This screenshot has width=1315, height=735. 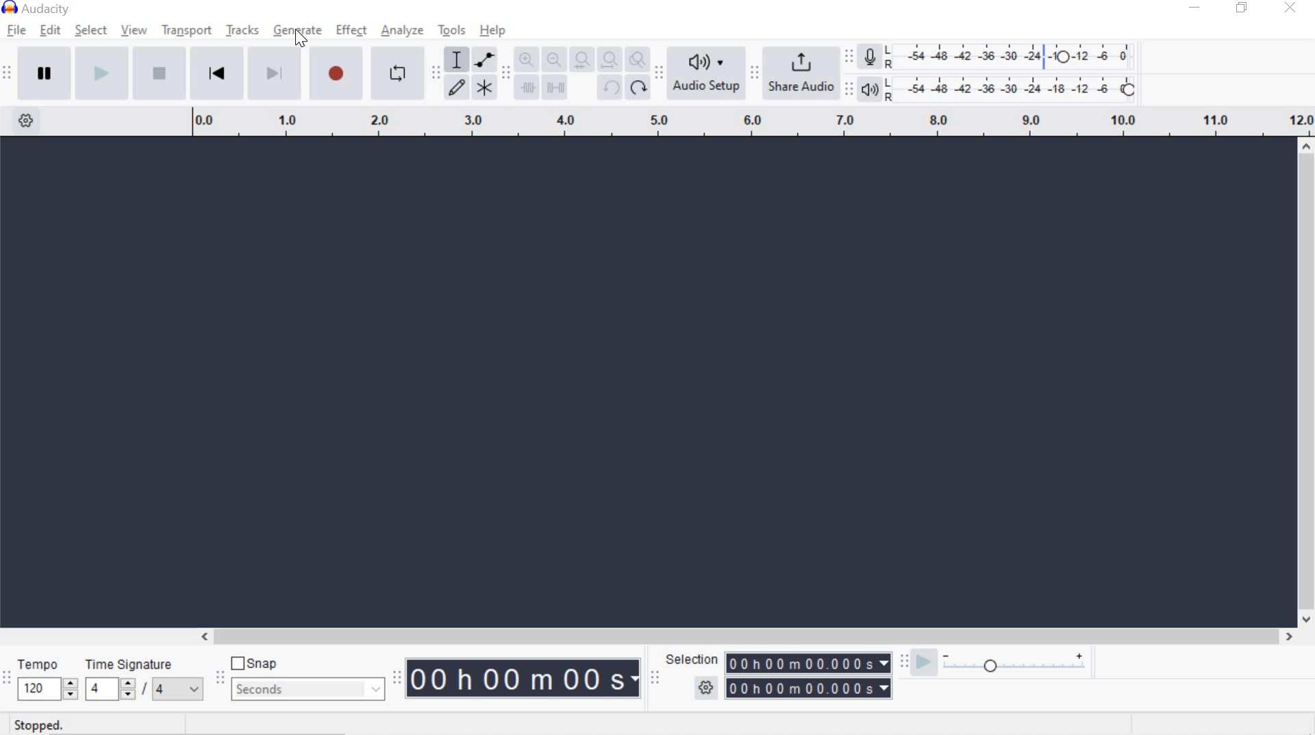 I want to click on Time signature, so click(x=141, y=678).